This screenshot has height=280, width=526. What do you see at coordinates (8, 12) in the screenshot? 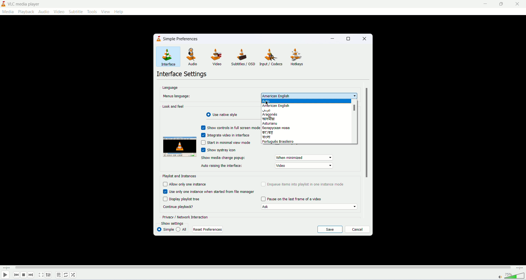
I see `media` at bounding box center [8, 12].